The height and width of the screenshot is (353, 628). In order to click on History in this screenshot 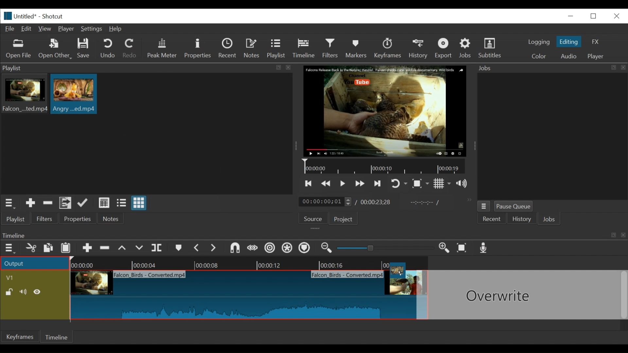, I will do `click(419, 48)`.